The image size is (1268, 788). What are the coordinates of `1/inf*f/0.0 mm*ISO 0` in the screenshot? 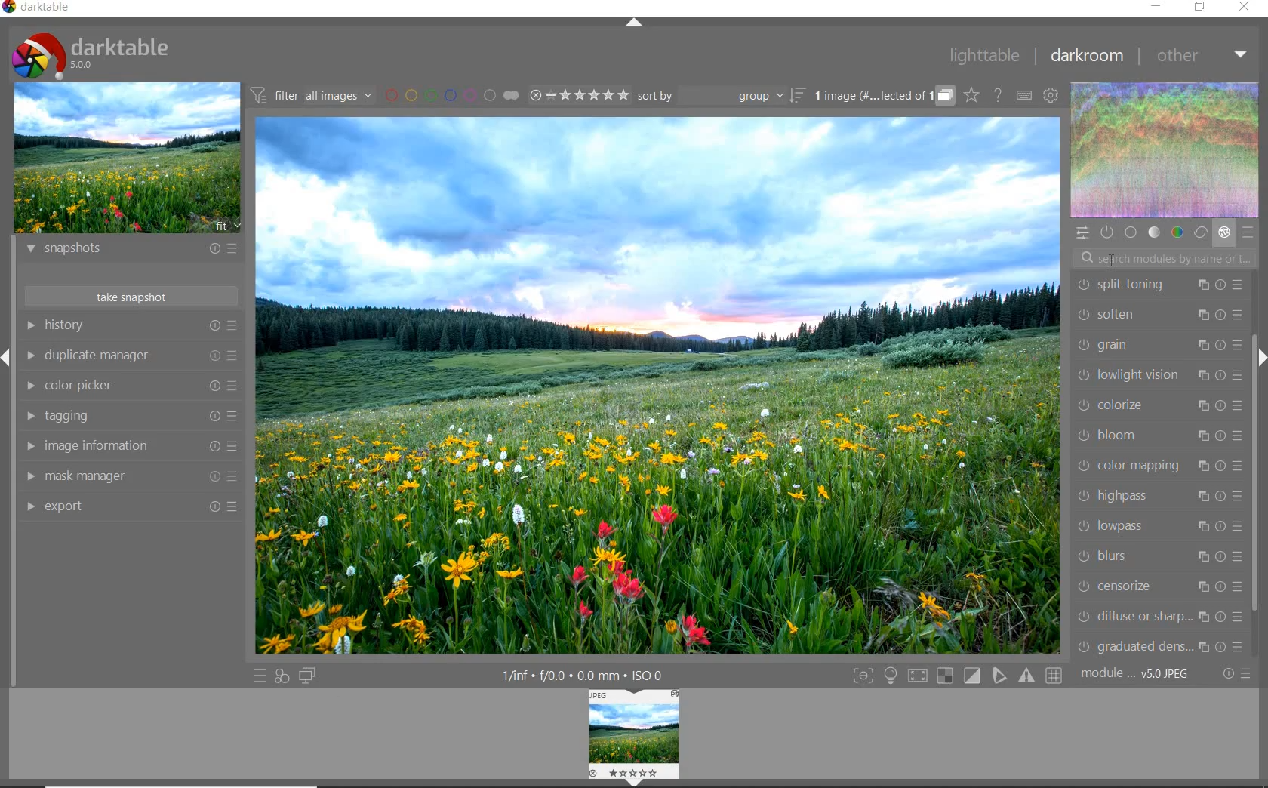 It's located at (581, 674).